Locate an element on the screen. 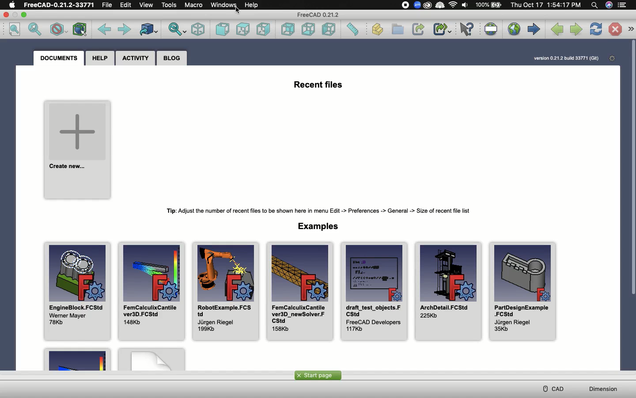 This screenshot has height=398, width=636. ColdTurkey extension is located at coordinates (439, 6).